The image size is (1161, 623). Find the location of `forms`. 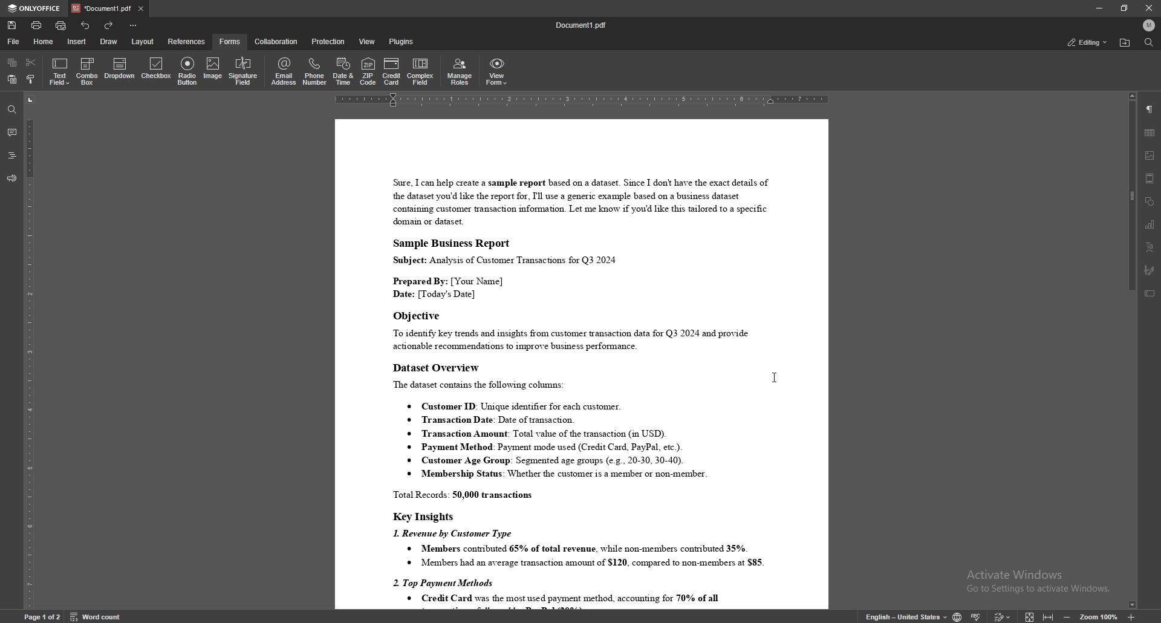

forms is located at coordinates (231, 41).